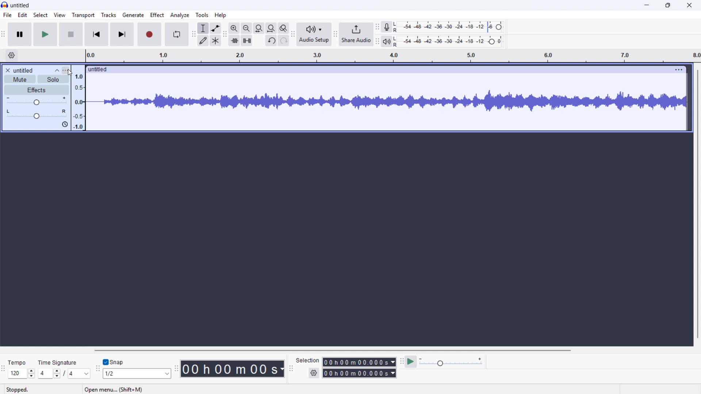 This screenshot has height=394, width=701. Describe the element at coordinates (8, 16) in the screenshot. I see `file ` at that location.